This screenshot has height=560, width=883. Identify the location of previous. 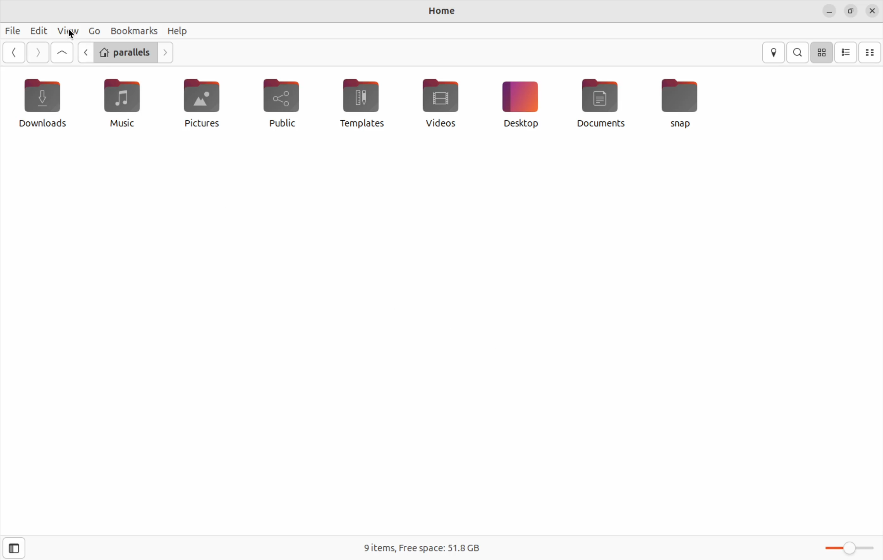
(85, 52).